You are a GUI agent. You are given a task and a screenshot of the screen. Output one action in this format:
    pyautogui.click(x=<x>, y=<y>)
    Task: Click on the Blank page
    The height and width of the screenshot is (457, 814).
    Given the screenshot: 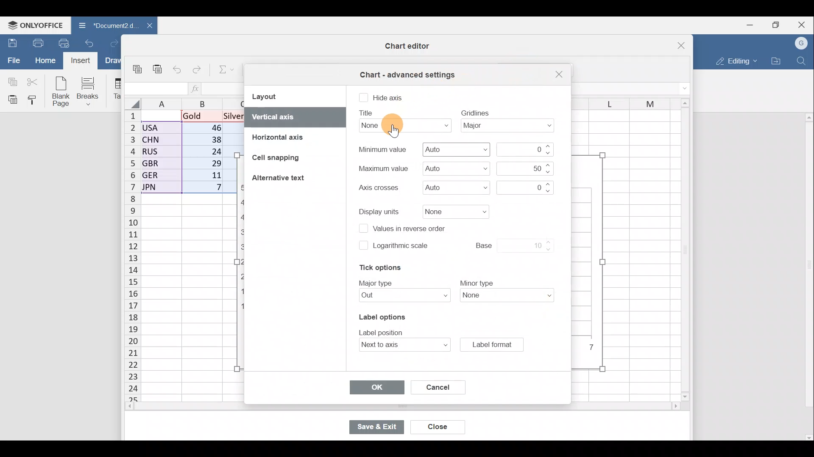 What is the action you would take?
    pyautogui.click(x=62, y=92)
    